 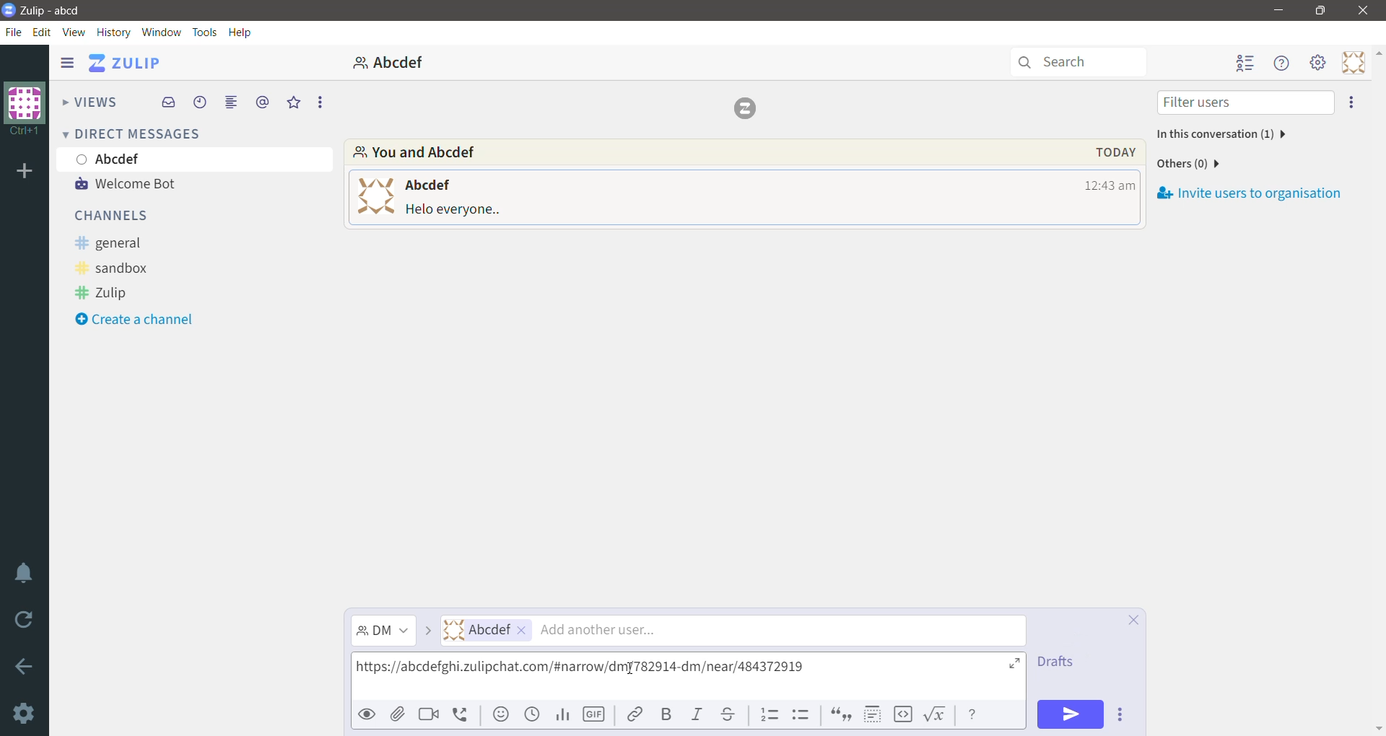 I want to click on User, so click(x=197, y=159).